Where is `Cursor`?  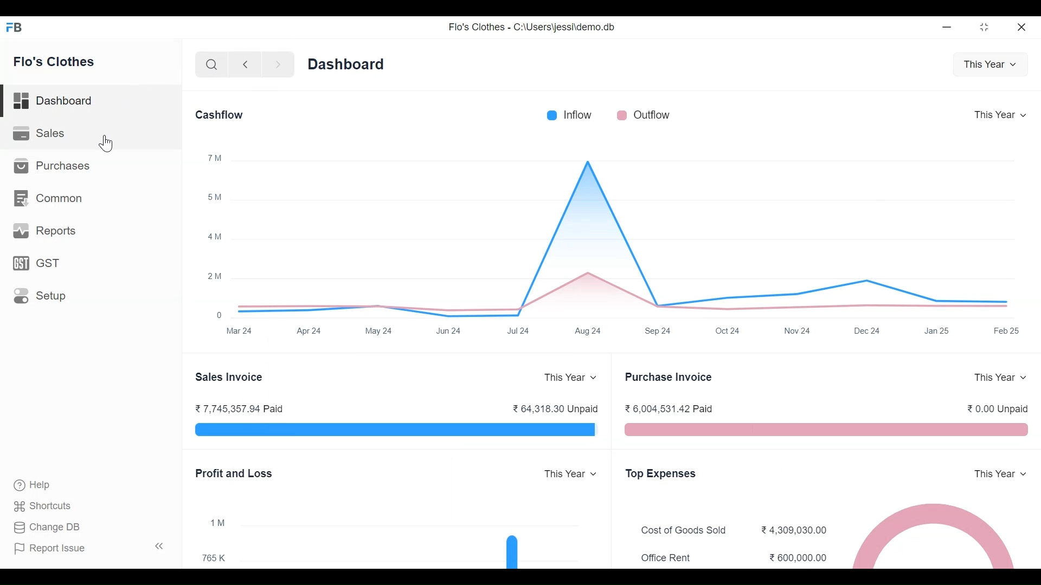
Cursor is located at coordinates (108, 144).